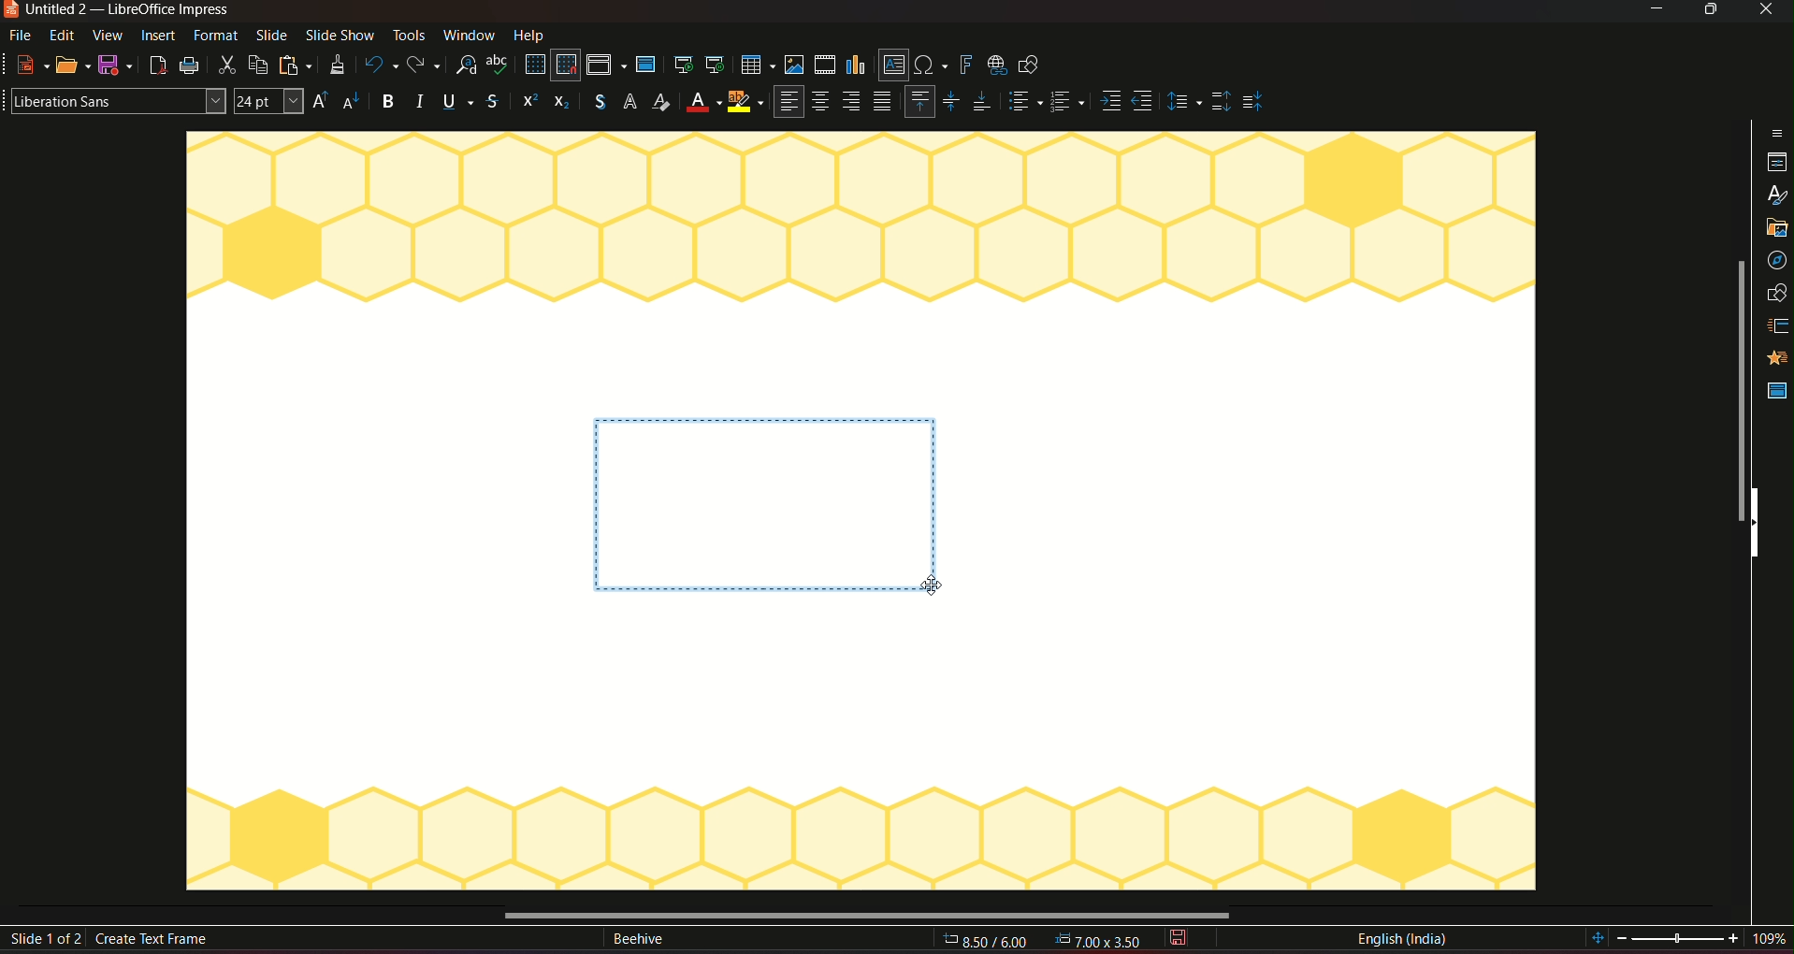 This screenshot has width=1794, height=954. Describe the element at coordinates (527, 103) in the screenshot. I see `icon` at that location.